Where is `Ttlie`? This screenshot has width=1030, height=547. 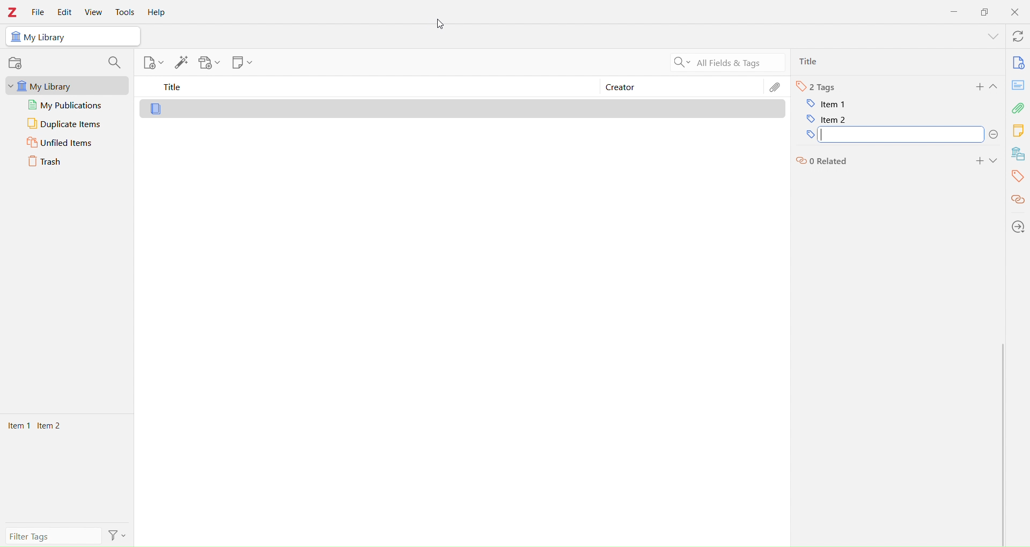 Ttlie is located at coordinates (811, 61).